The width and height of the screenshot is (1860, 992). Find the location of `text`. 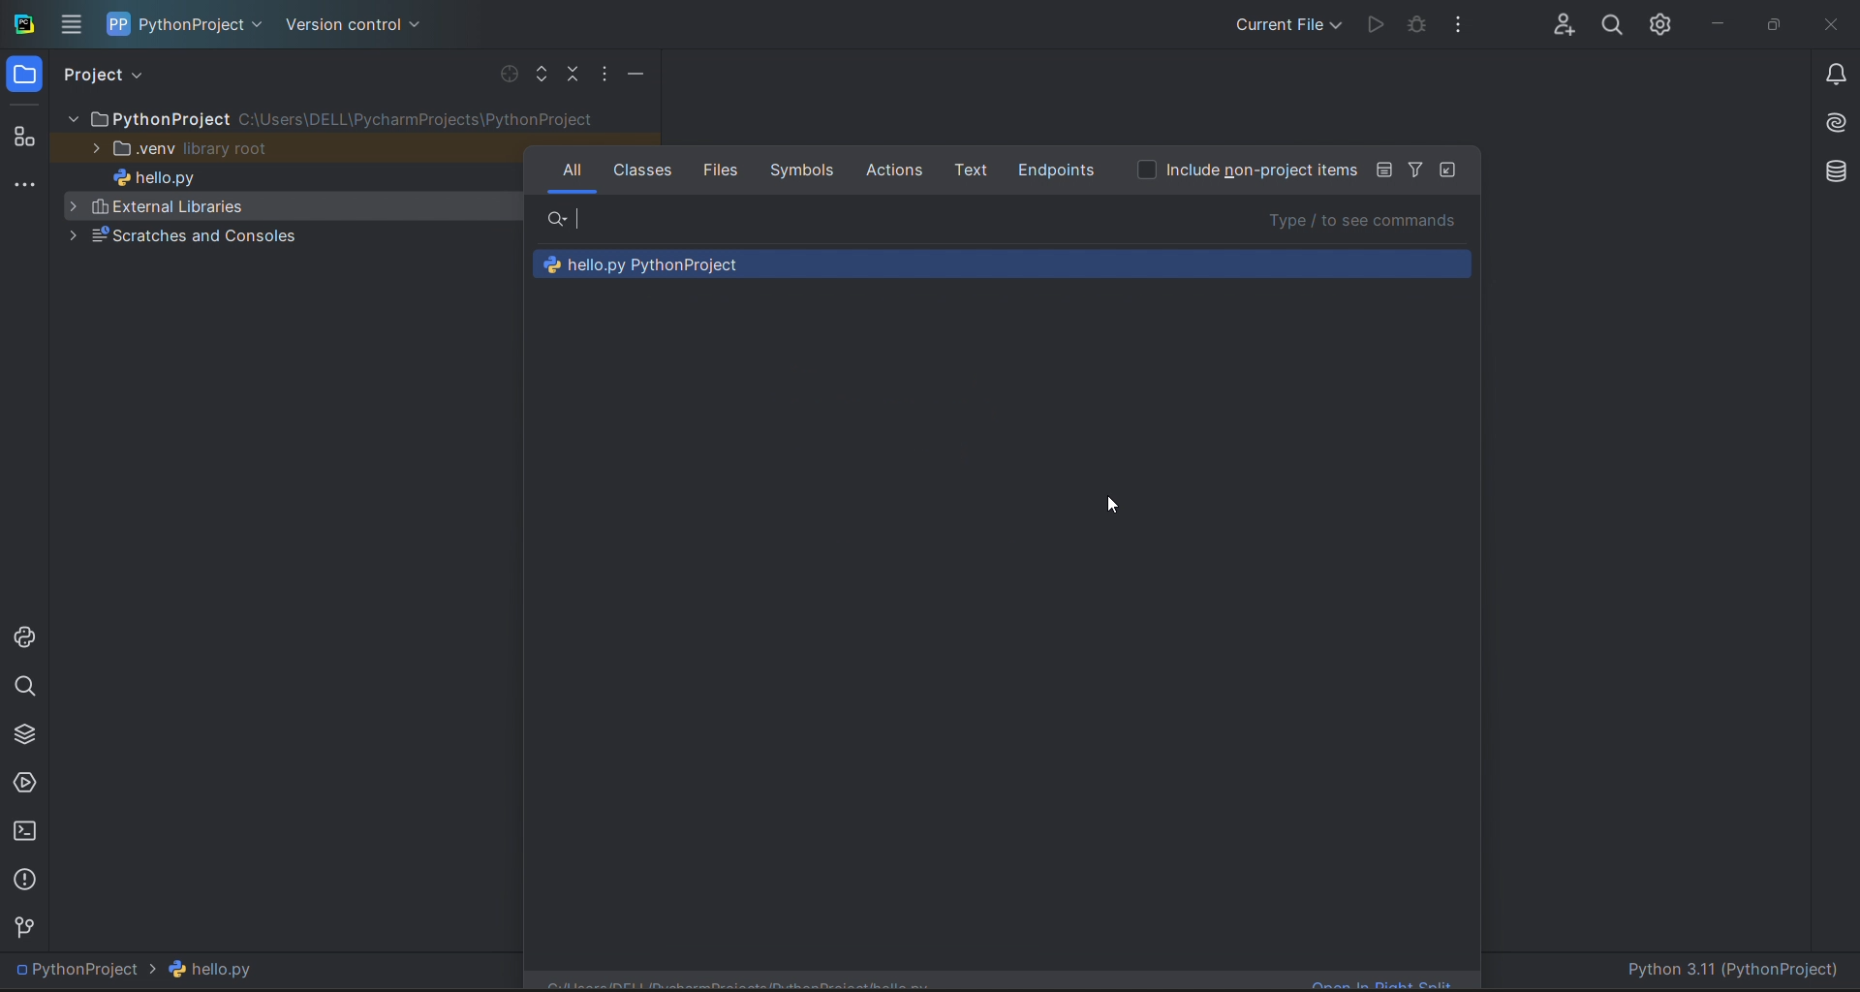

text is located at coordinates (972, 169).